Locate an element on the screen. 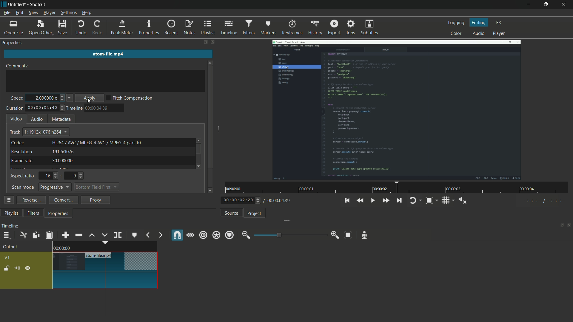 This screenshot has width=573, height=322. redo is located at coordinates (98, 27).